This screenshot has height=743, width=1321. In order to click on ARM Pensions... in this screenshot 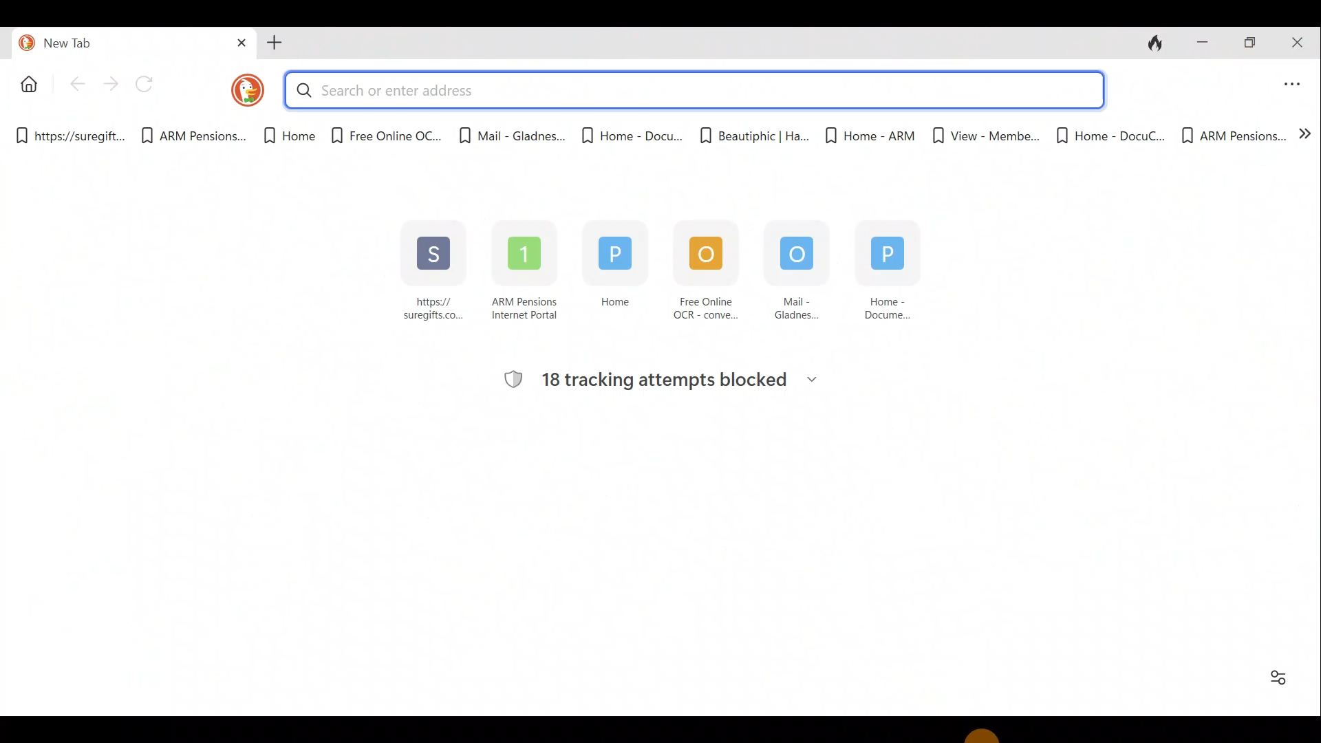, I will do `click(1233, 133)`.